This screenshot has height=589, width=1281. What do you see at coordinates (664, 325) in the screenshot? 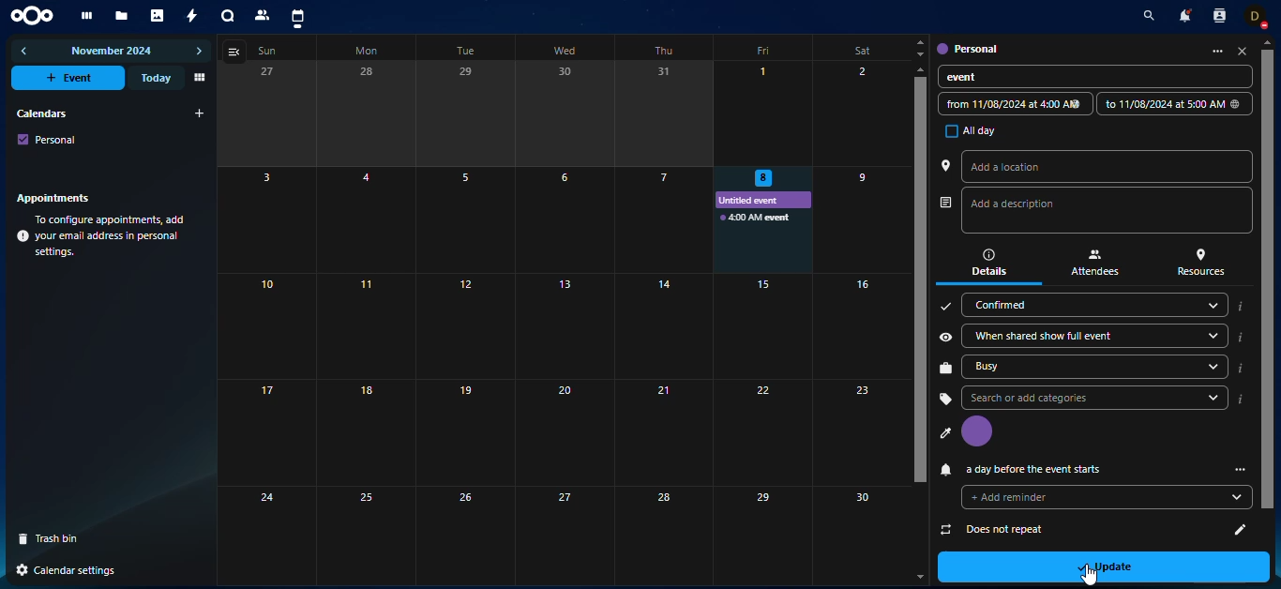
I see `14` at bounding box center [664, 325].